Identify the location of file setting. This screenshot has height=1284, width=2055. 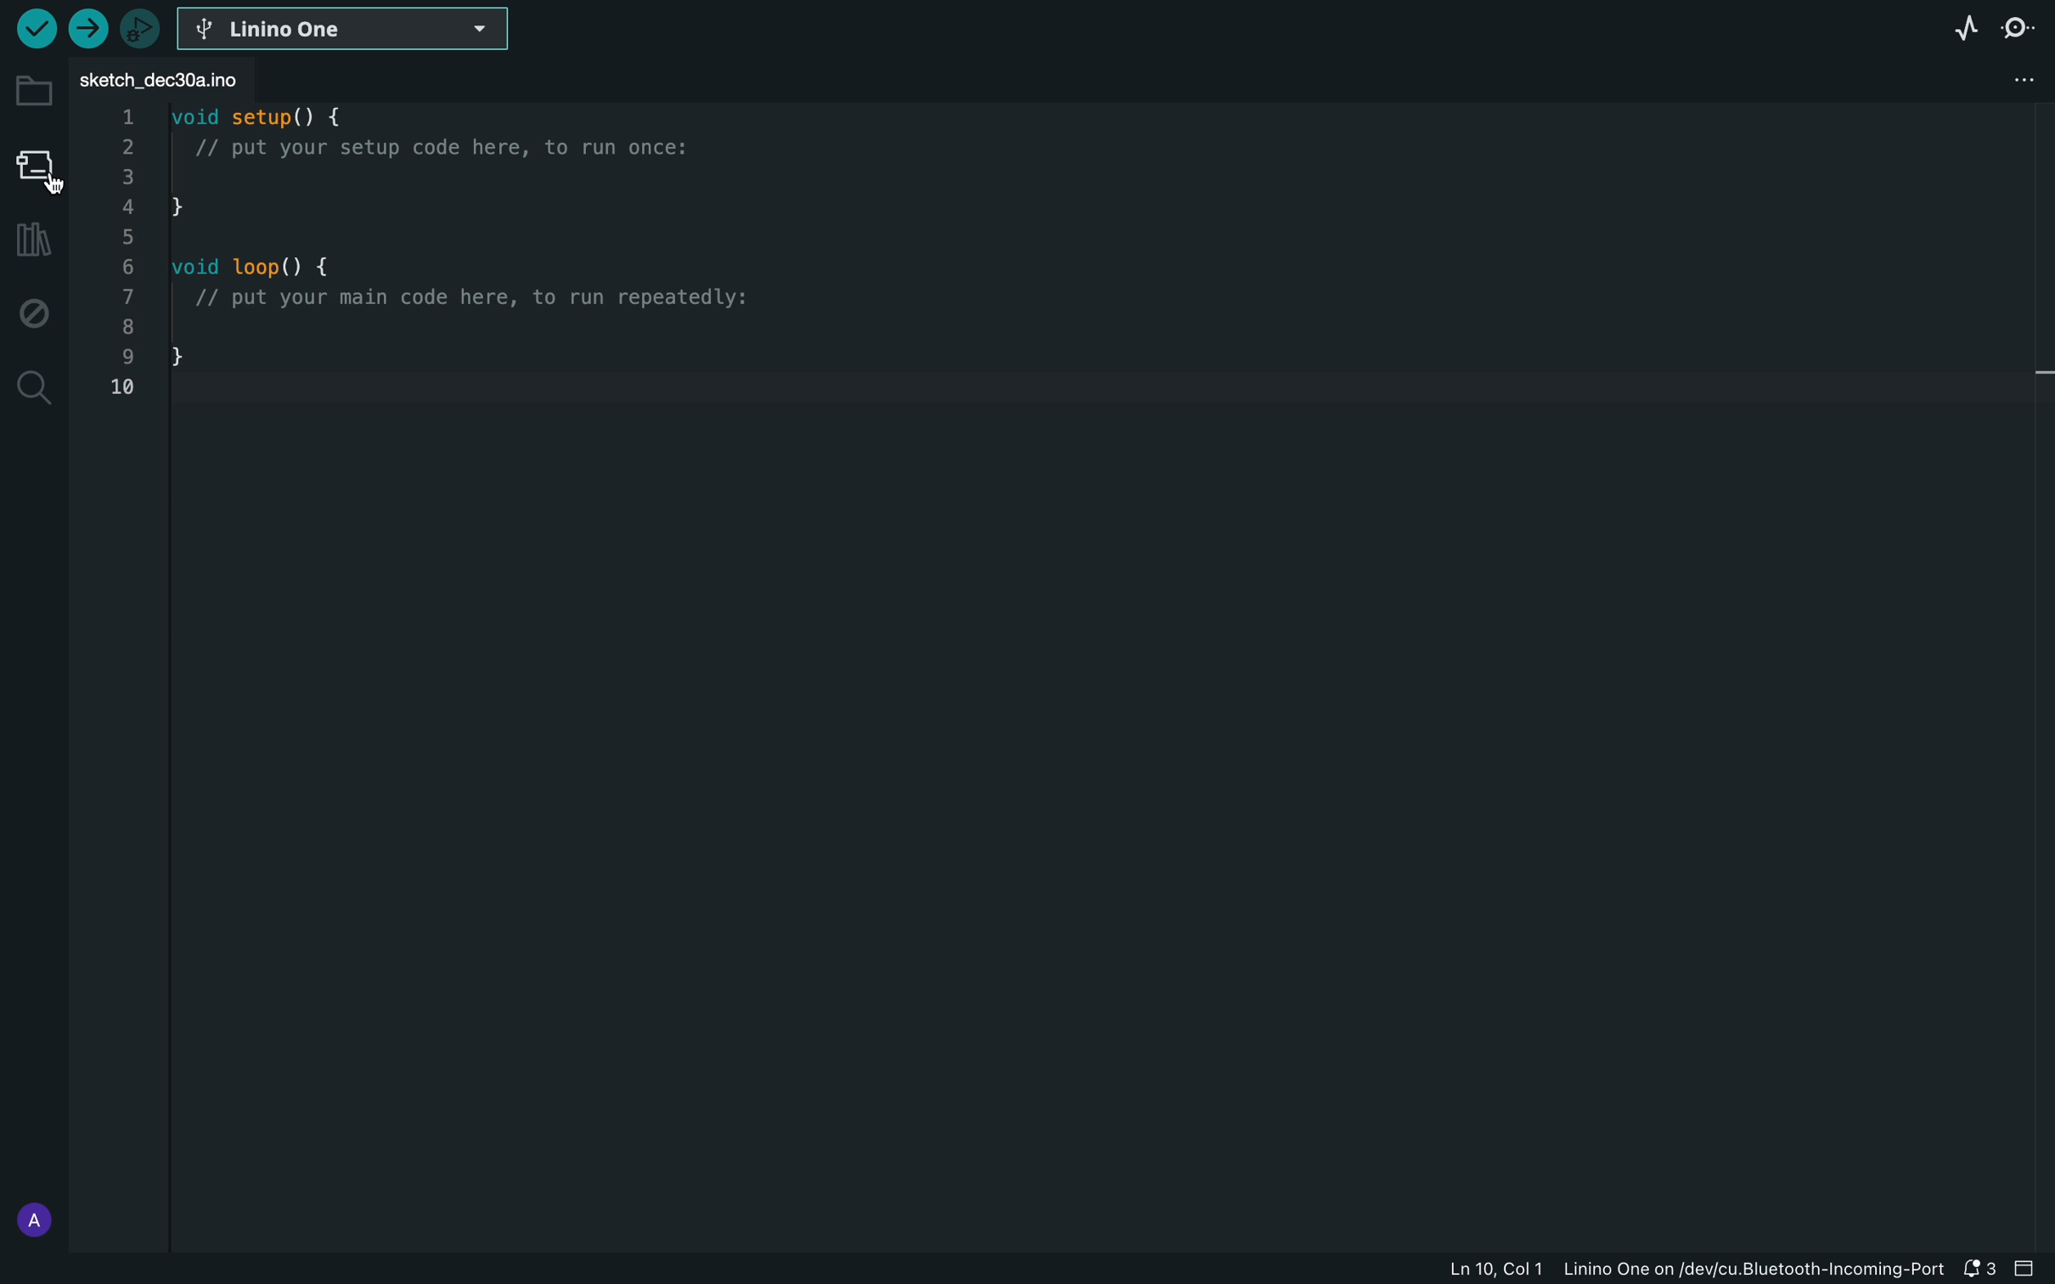
(2001, 82).